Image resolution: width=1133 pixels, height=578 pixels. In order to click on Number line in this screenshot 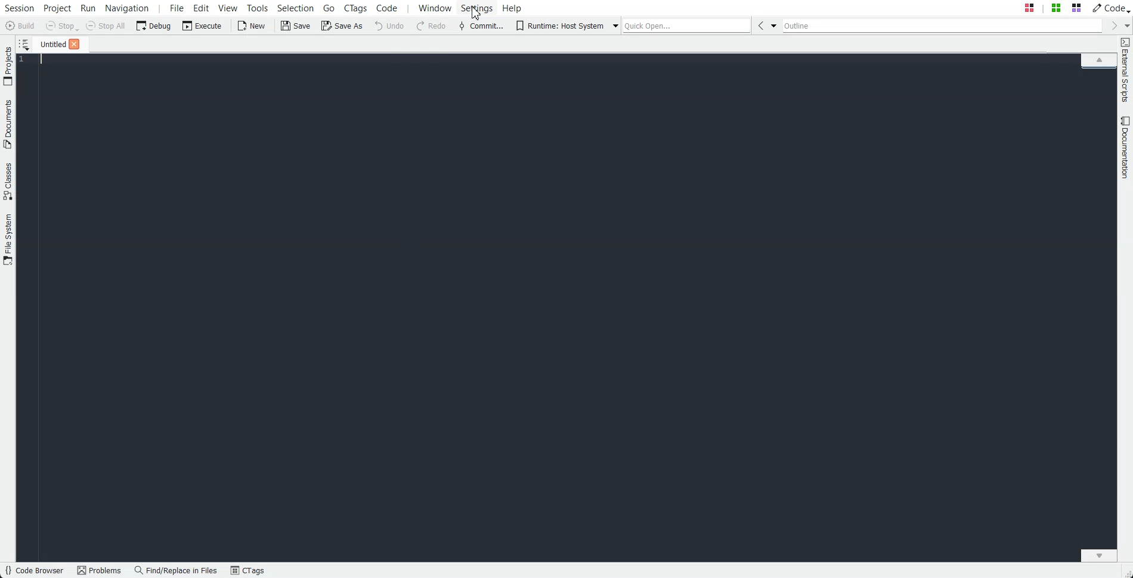, I will do `click(25, 60)`.